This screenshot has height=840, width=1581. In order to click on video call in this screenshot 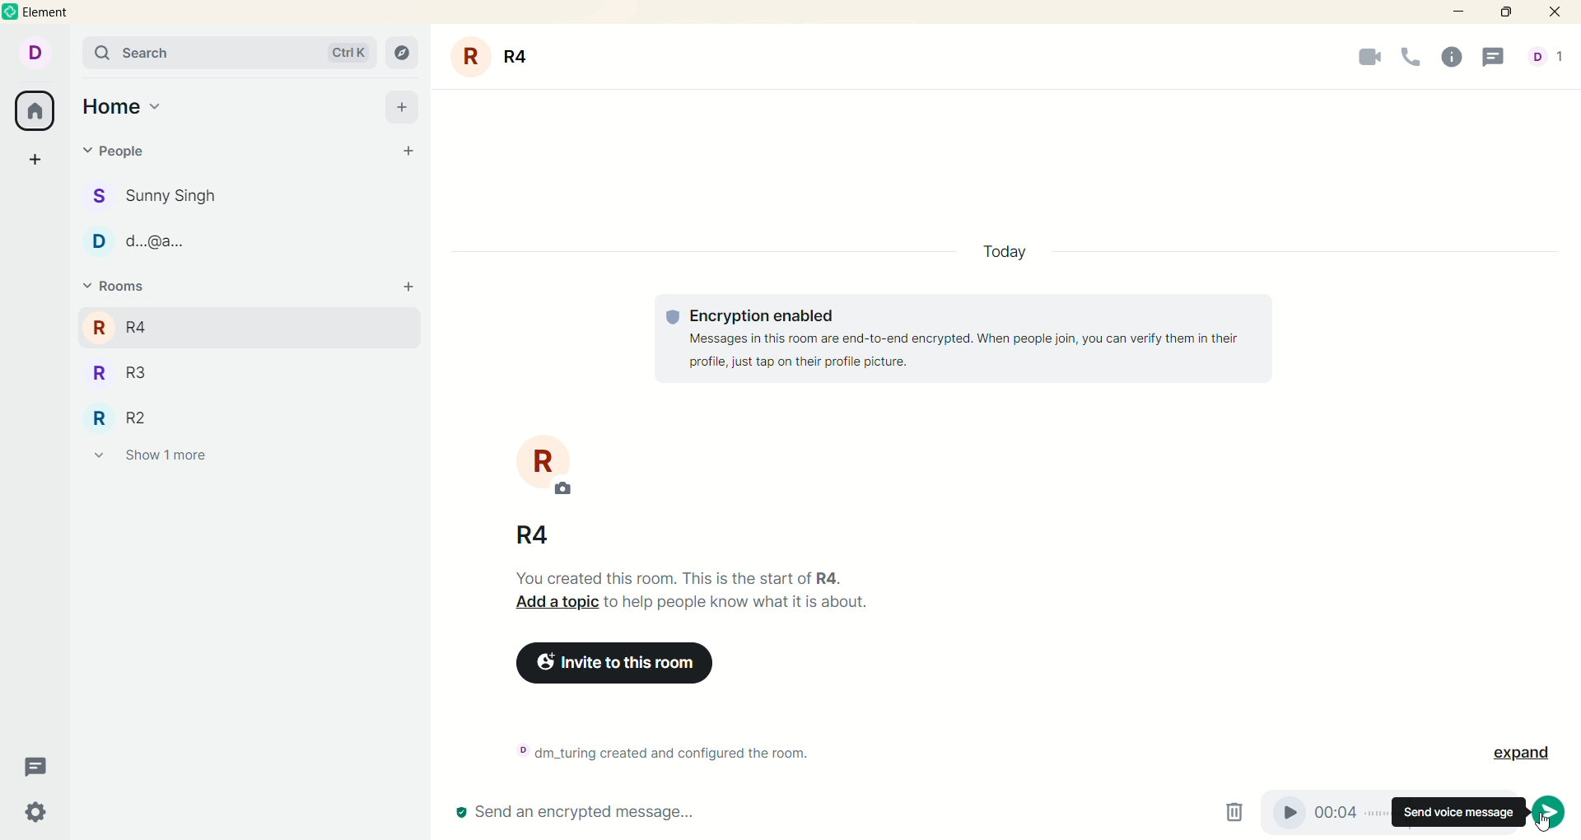, I will do `click(1358, 61)`.